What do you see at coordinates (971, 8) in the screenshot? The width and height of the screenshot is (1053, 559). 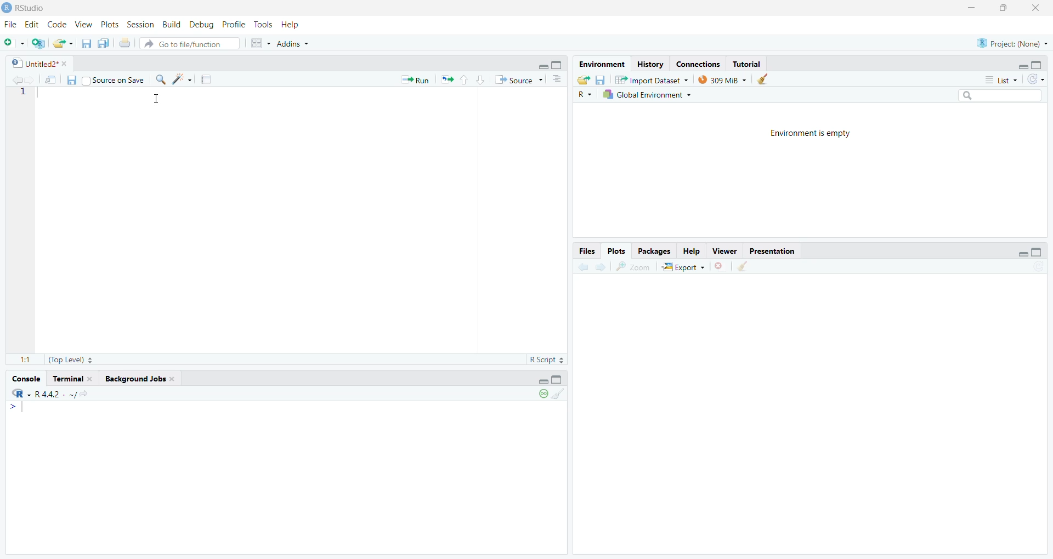 I see `minimise` at bounding box center [971, 8].